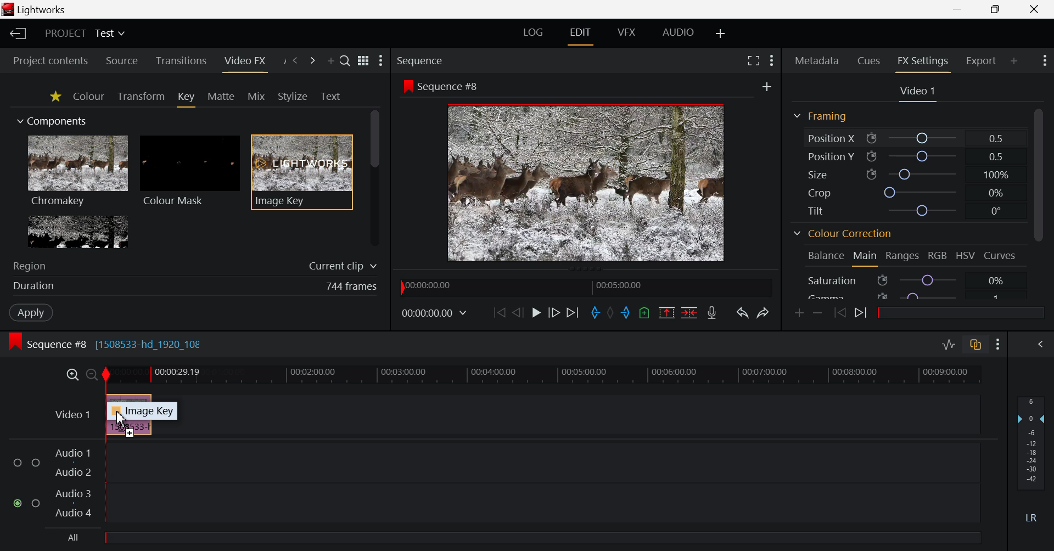 The width and height of the screenshot is (1054, 551). Describe the element at coordinates (998, 282) in the screenshot. I see `0%` at that location.